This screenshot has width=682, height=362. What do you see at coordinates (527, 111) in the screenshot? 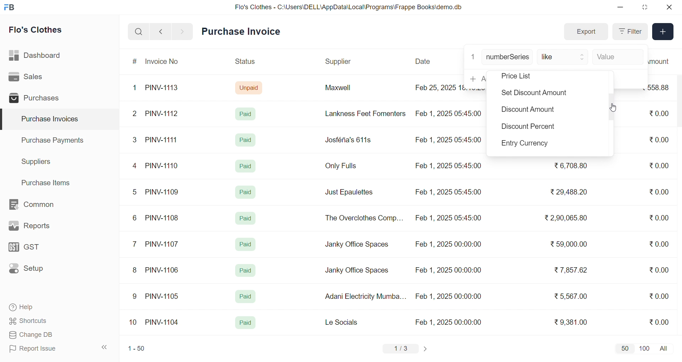
I see `Discount Amount` at bounding box center [527, 111].